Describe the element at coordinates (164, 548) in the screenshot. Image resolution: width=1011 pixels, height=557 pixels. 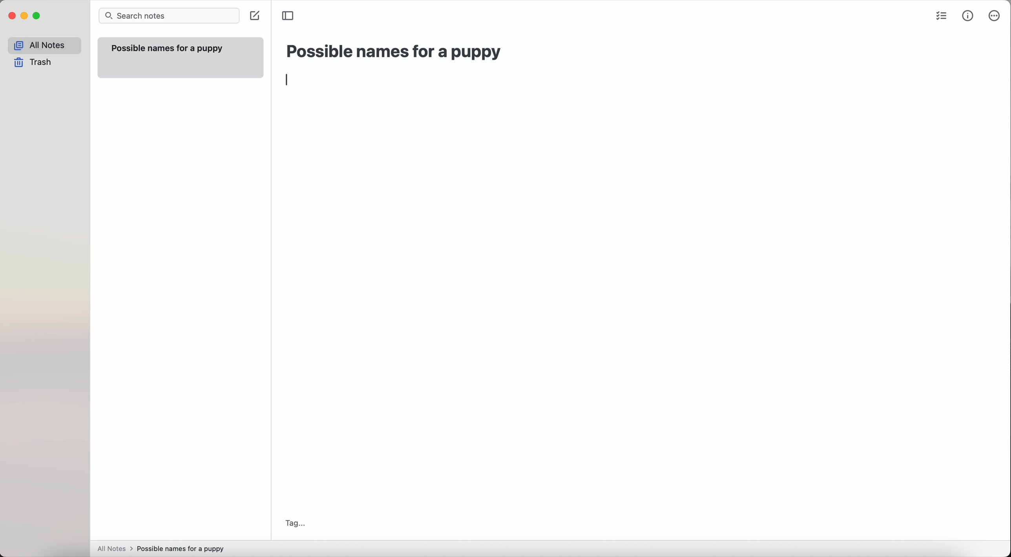
I see `all notes > possible names for a puppy` at that location.